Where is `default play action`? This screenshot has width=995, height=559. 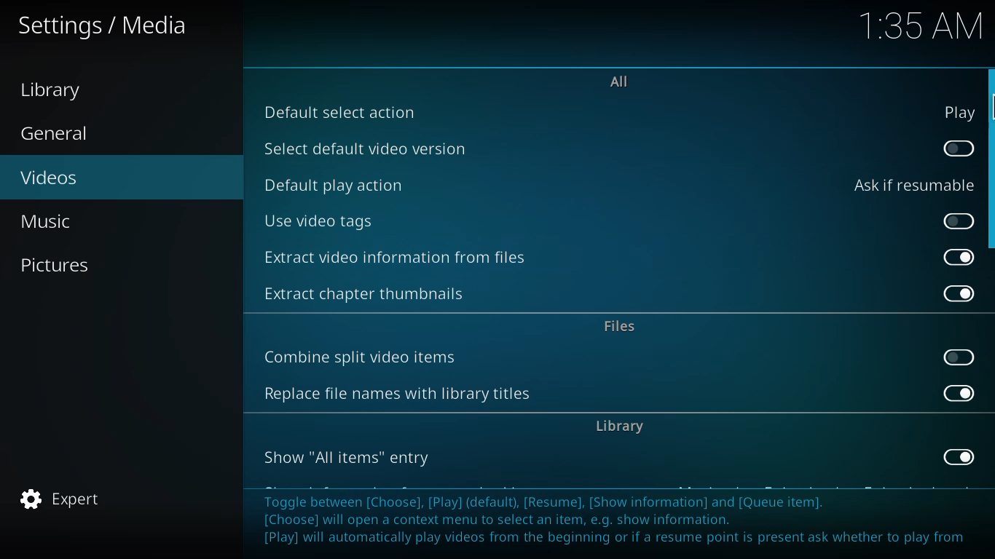
default play action is located at coordinates (335, 184).